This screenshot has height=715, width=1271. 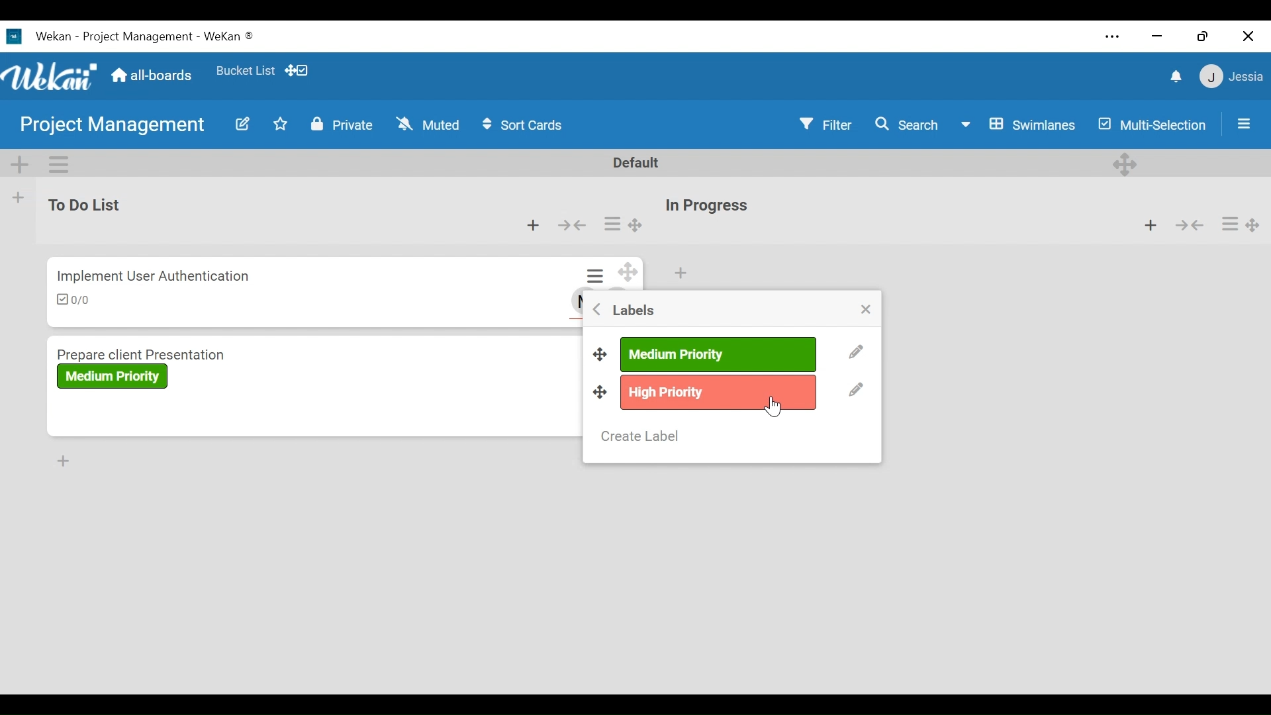 I want to click on Card actions, so click(x=1229, y=224).